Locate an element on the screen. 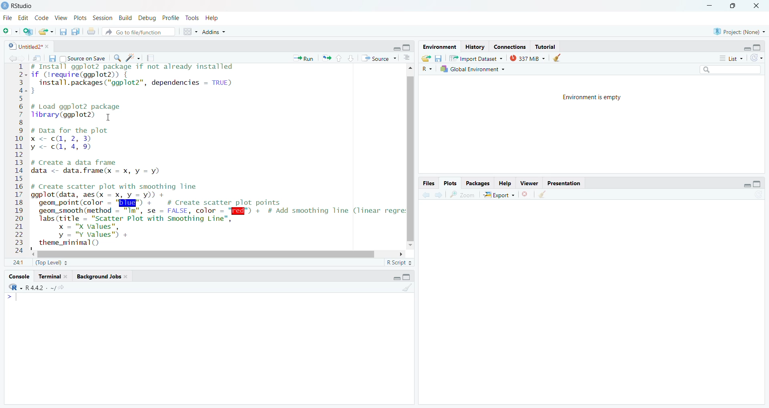 This screenshot has width=769, height=408. Edit is located at coordinates (23, 18).